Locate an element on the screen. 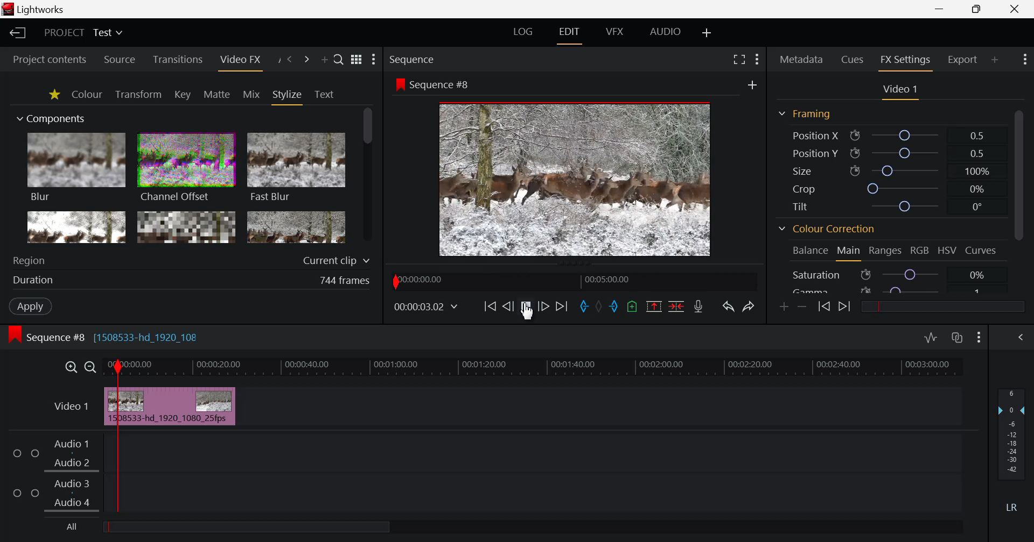 The height and width of the screenshot is (542, 1034). To End is located at coordinates (562, 307).